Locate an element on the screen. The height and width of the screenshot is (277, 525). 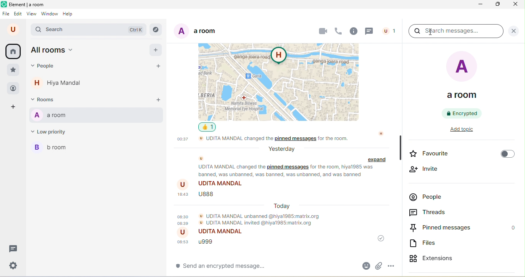
all rooms is located at coordinates (54, 51).